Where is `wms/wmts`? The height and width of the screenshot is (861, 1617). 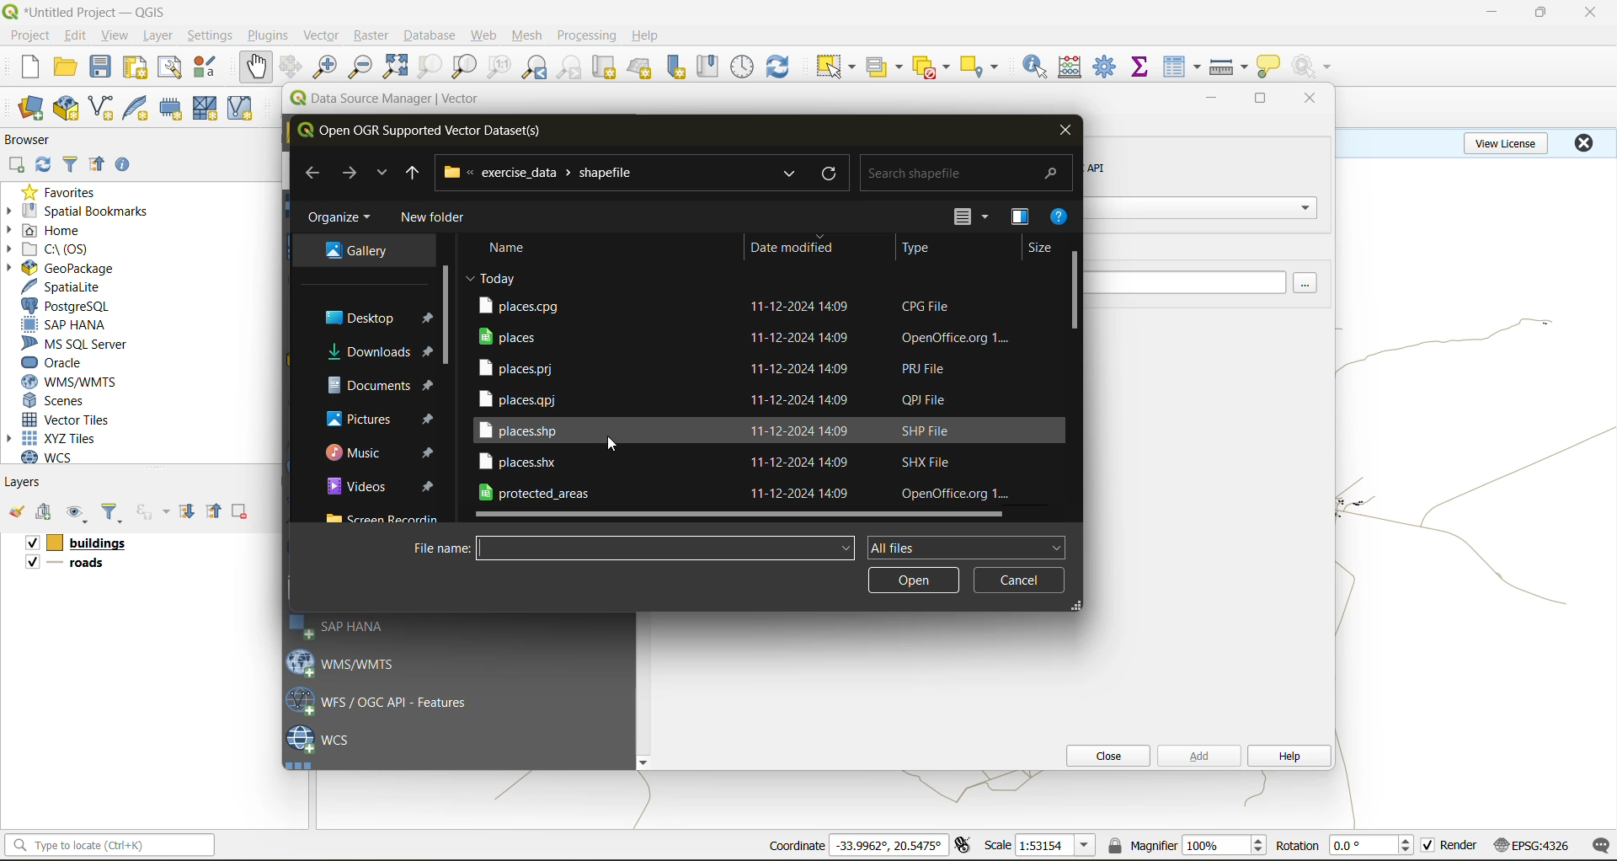 wms/wmts is located at coordinates (76, 382).